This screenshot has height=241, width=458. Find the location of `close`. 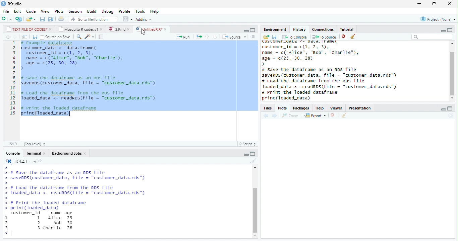

close is located at coordinates (51, 29).